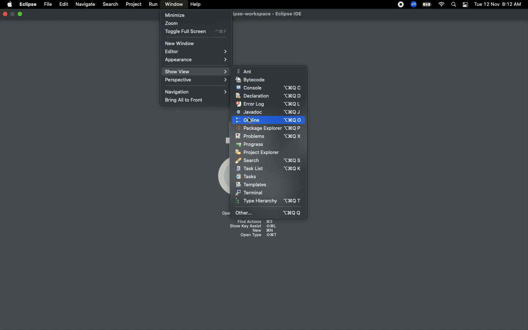  Describe the element at coordinates (195, 32) in the screenshot. I see `Toggle full screen` at that location.